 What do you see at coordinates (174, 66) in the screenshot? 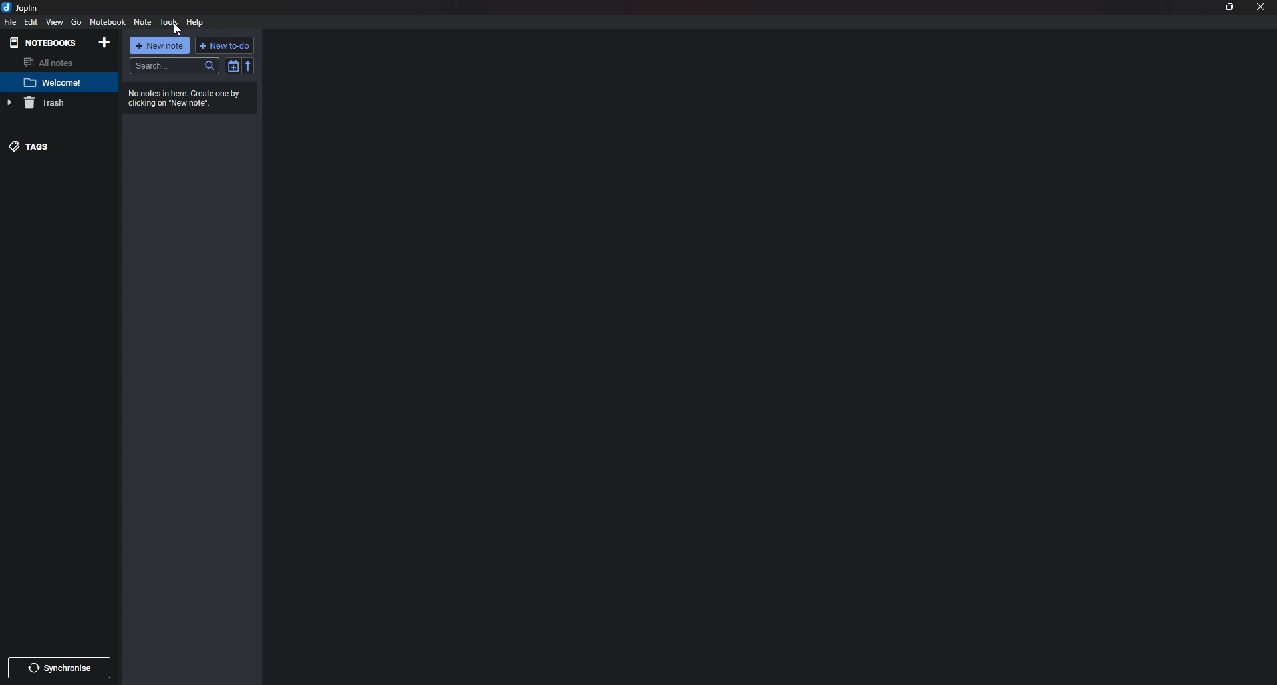
I see `Search` at bounding box center [174, 66].